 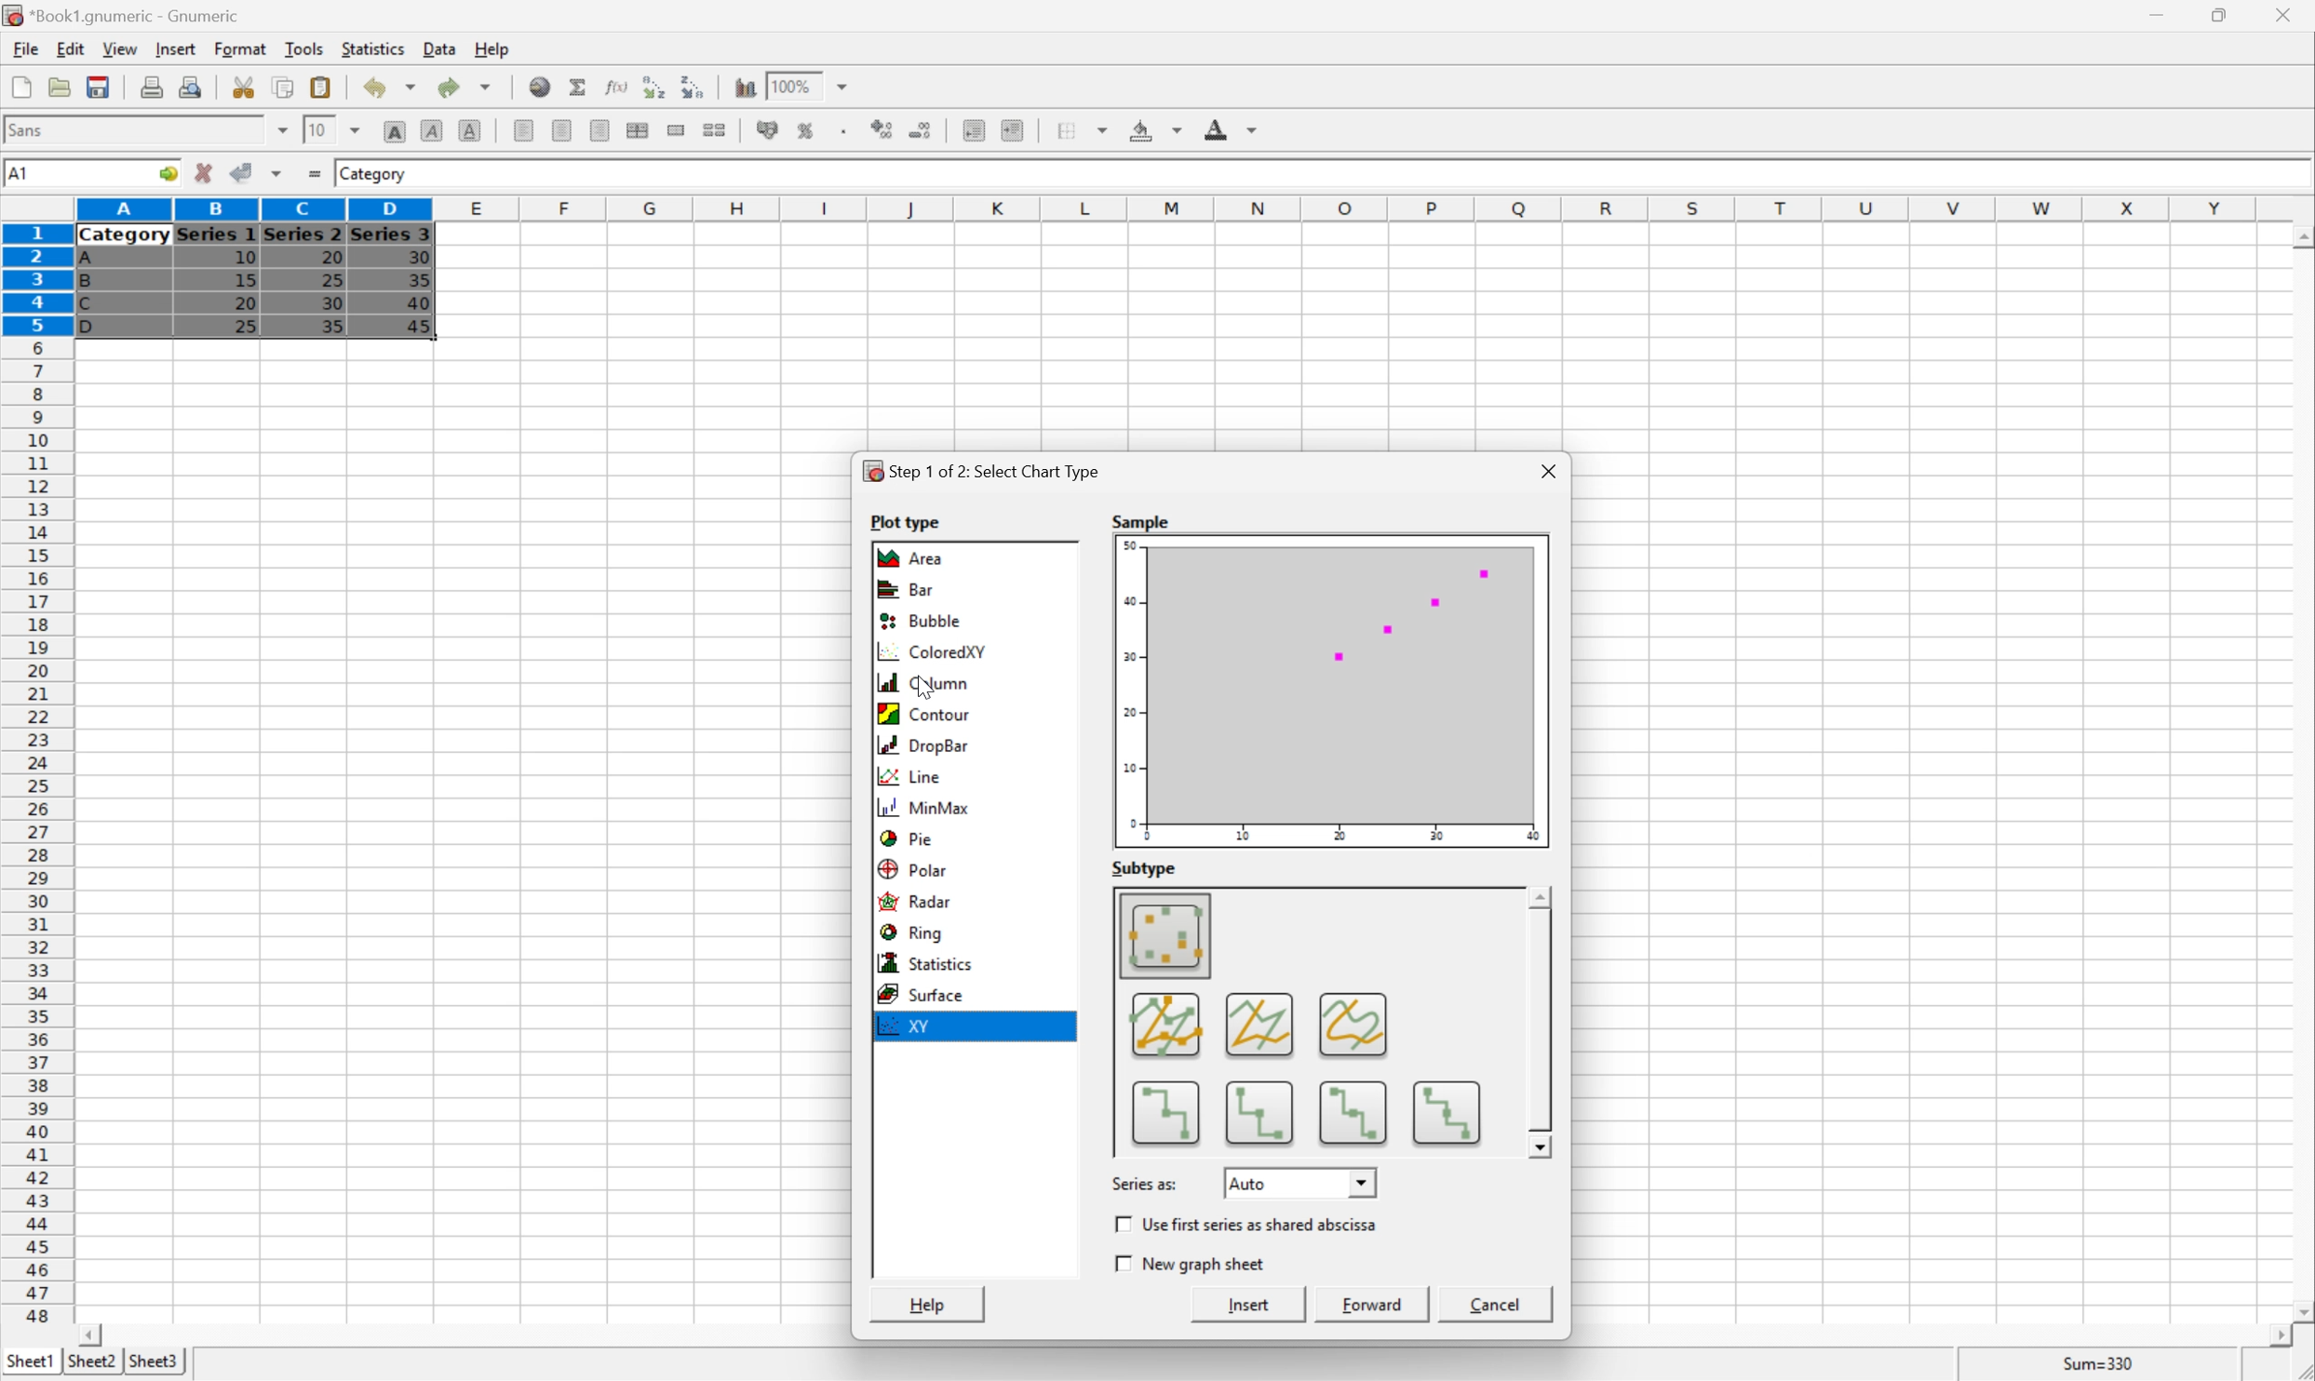 What do you see at coordinates (521, 127) in the screenshot?
I see `Align Left` at bounding box center [521, 127].